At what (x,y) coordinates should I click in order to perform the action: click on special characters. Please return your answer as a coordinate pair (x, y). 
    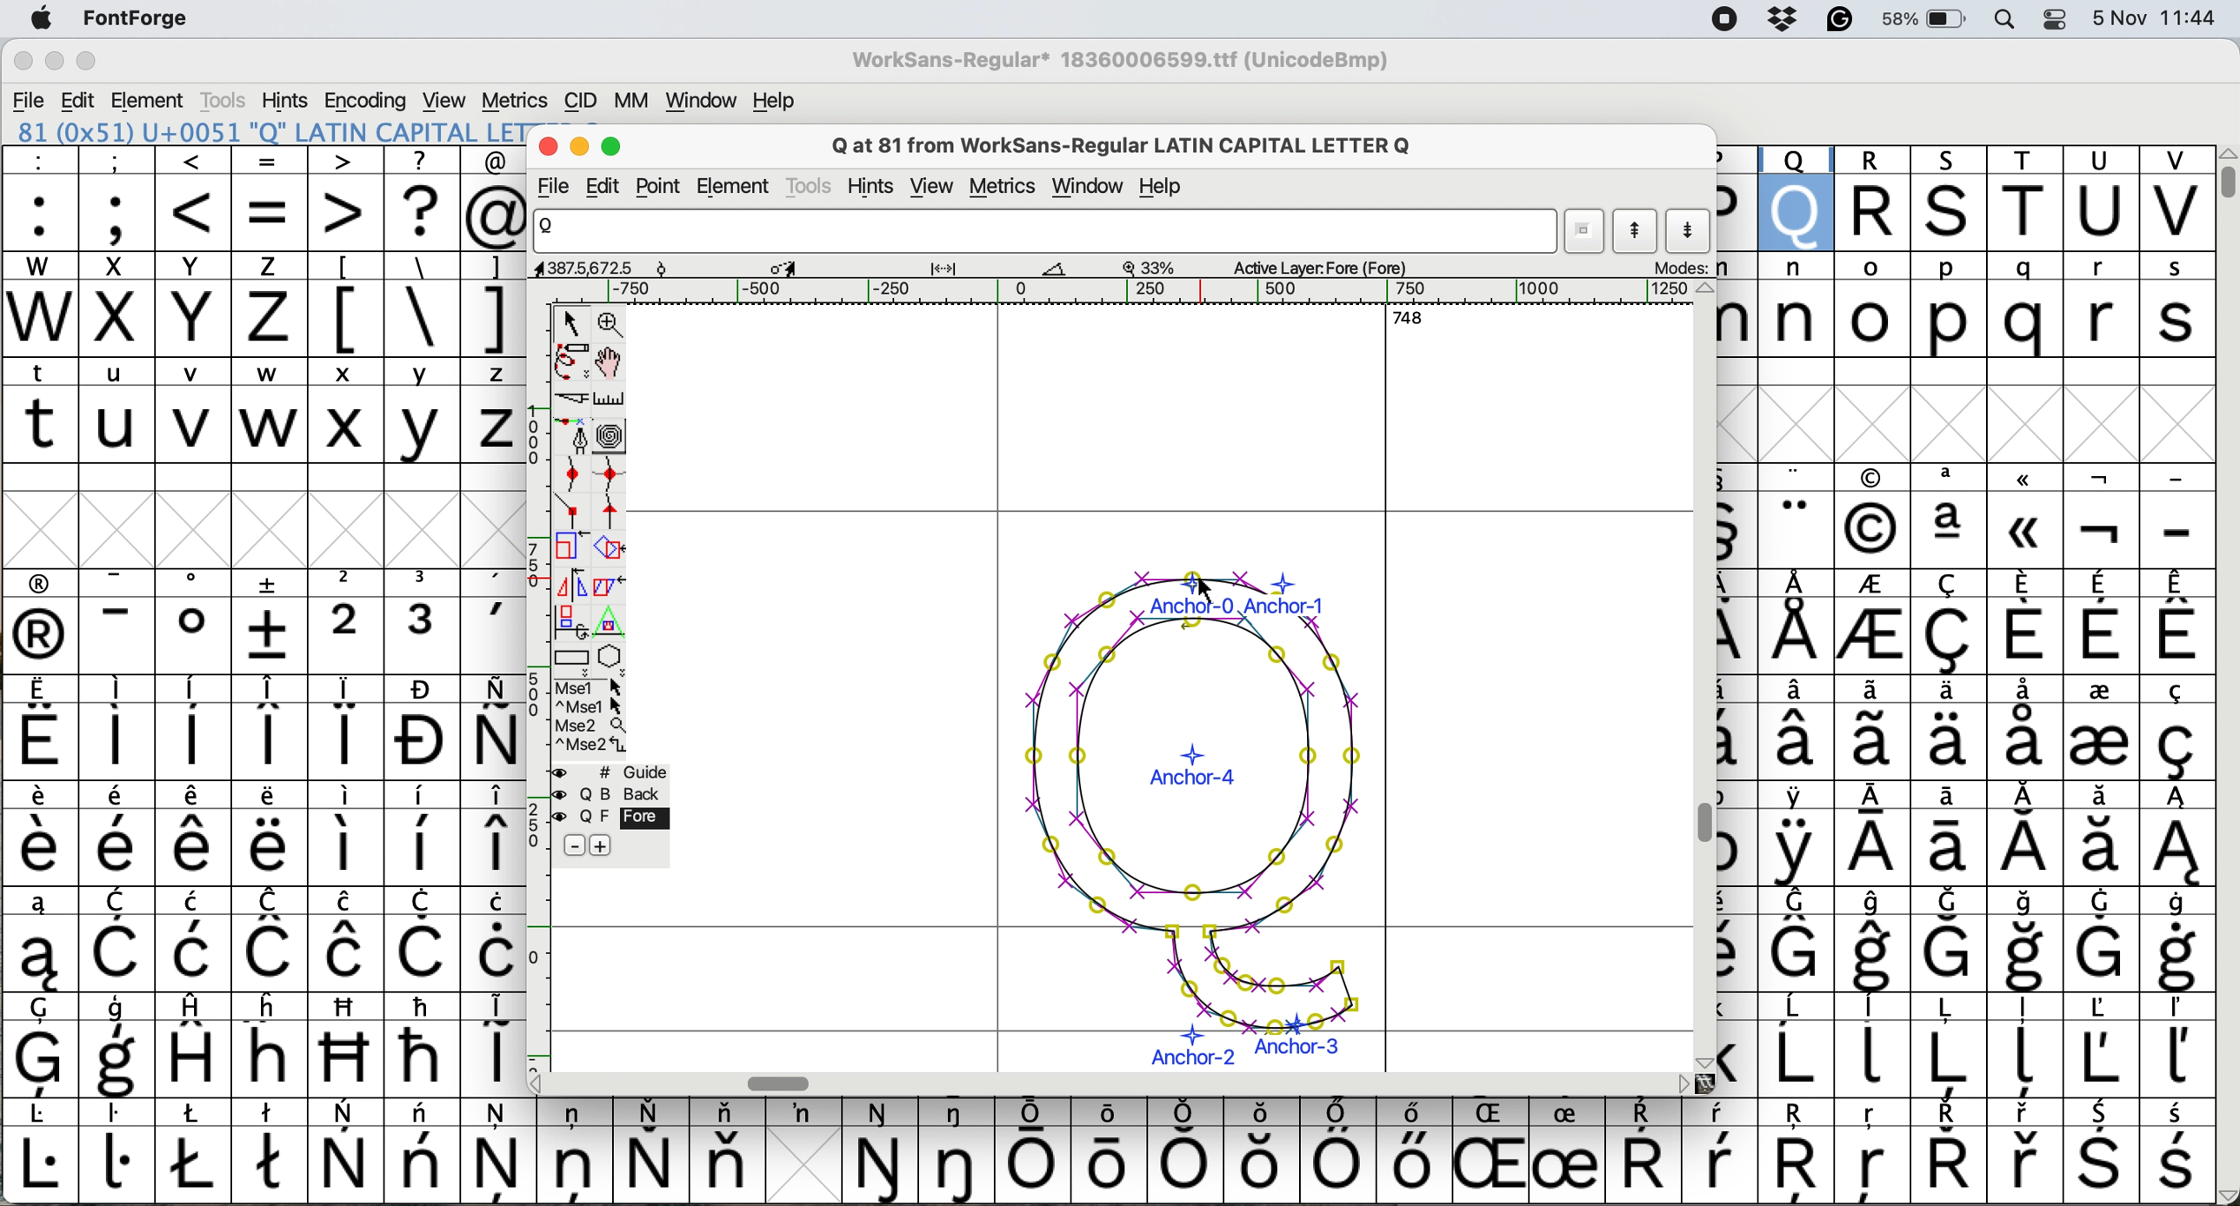
    Looking at the image, I should click on (256, 829).